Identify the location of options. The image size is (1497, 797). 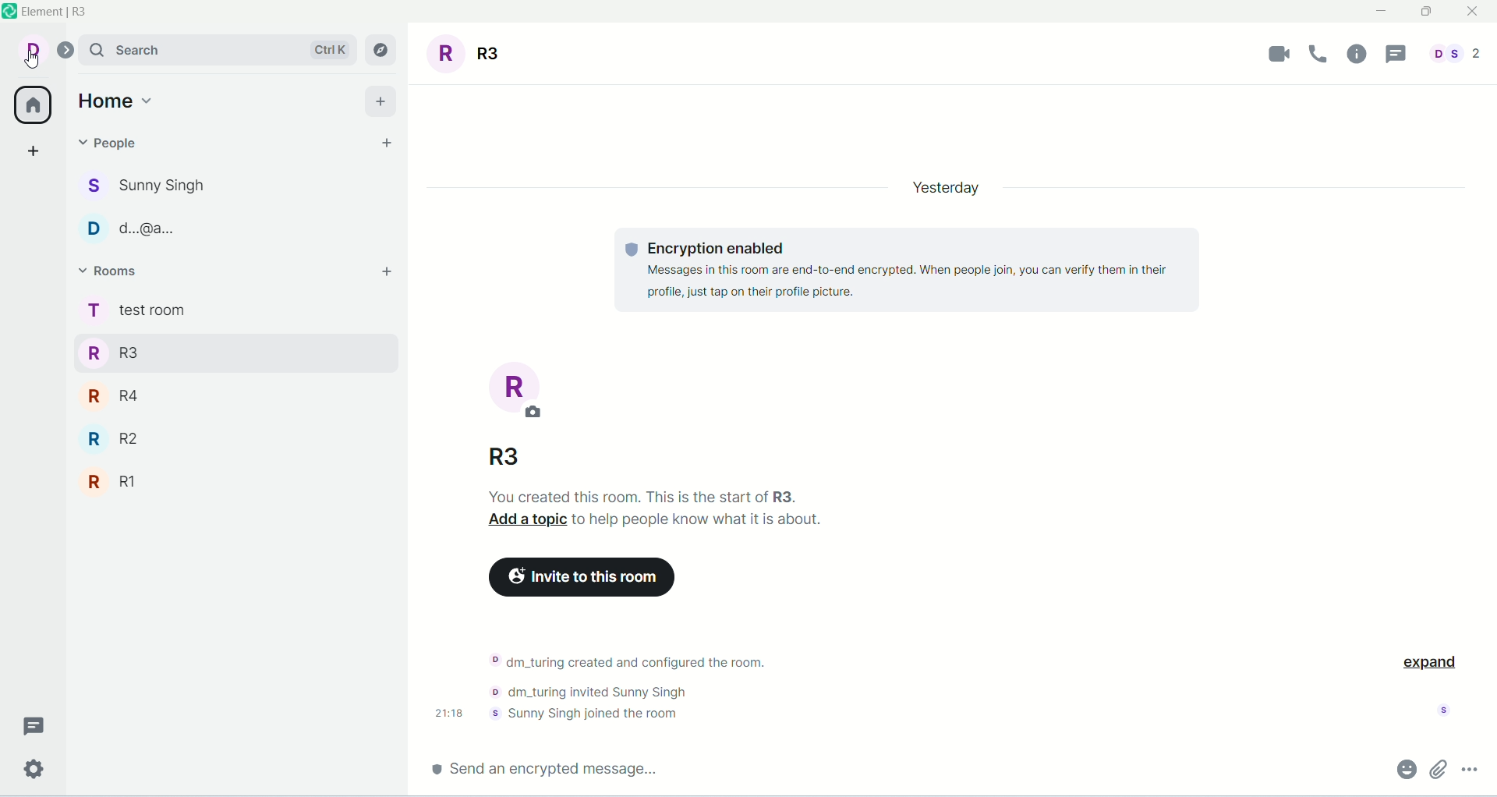
(1468, 767).